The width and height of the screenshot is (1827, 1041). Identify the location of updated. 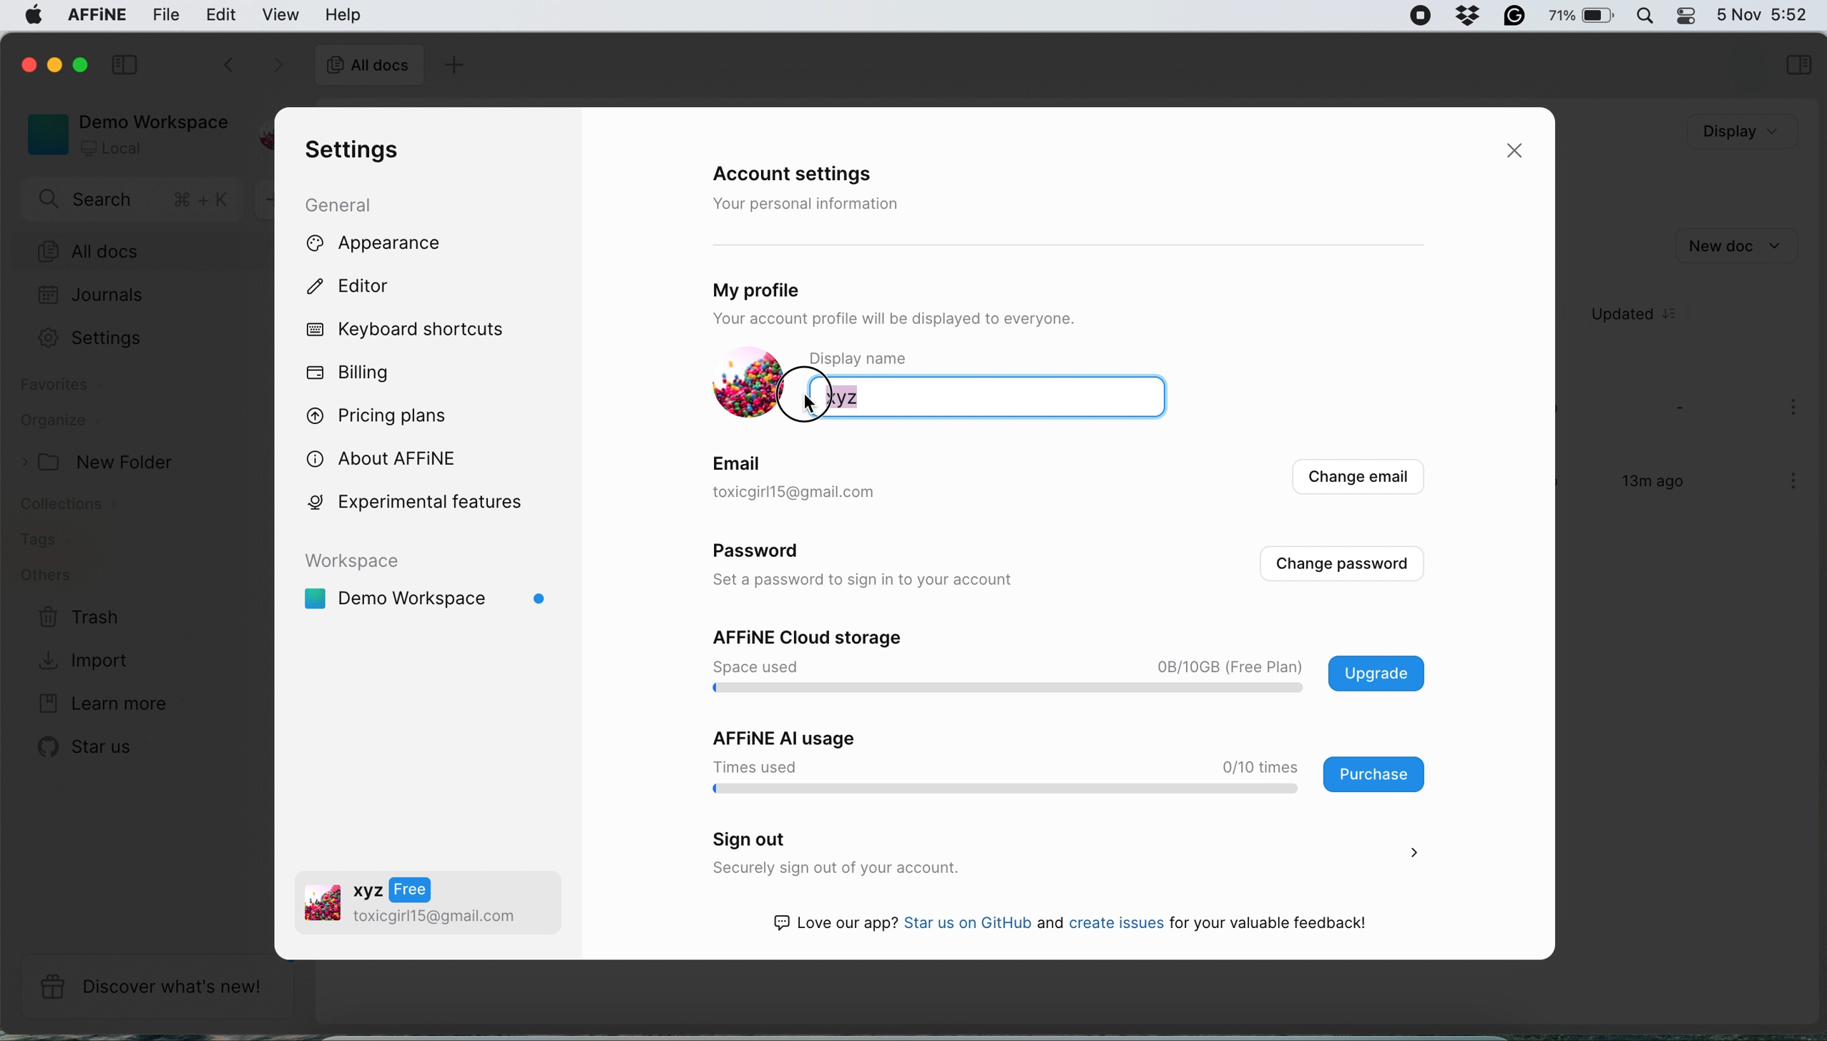
(1644, 315).